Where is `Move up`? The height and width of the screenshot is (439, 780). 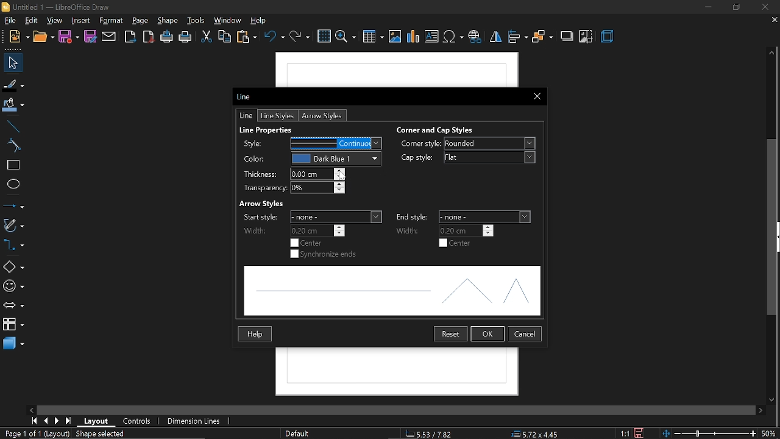 Move up is located at coordinates (772, 52).